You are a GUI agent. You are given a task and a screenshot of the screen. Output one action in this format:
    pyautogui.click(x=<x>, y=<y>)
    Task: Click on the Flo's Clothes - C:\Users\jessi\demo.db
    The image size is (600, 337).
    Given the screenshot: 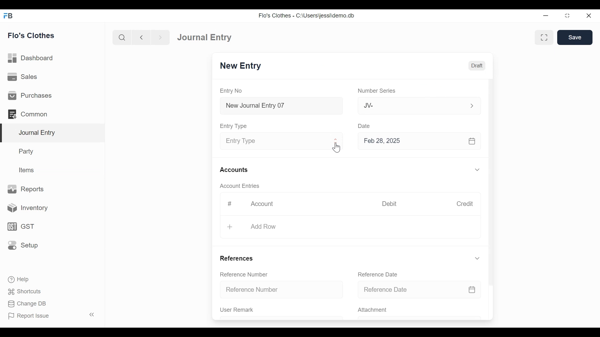 What is the action you would take?
    pyautogui.click(x=307, y=16)
    